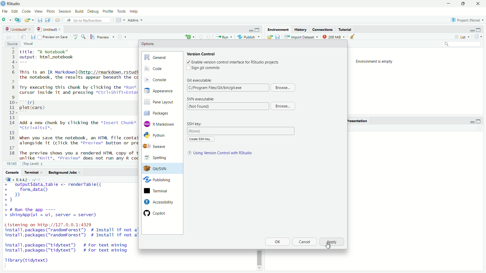 The height and width of the screenshot is (273, 486). Describe the element at coordinates (480, 30) in the screenshot. I see `maximize` at that location.